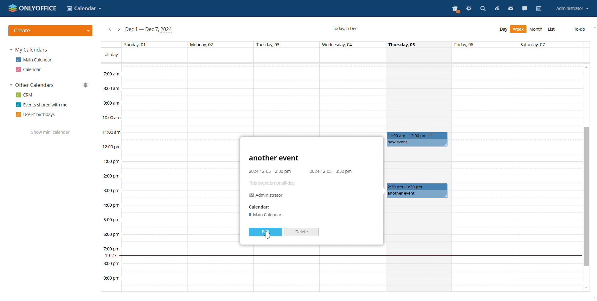 Image resolution: width=597 pixels, height=301 pixels. I want to click on Wednesday 04, so click(340, 44).